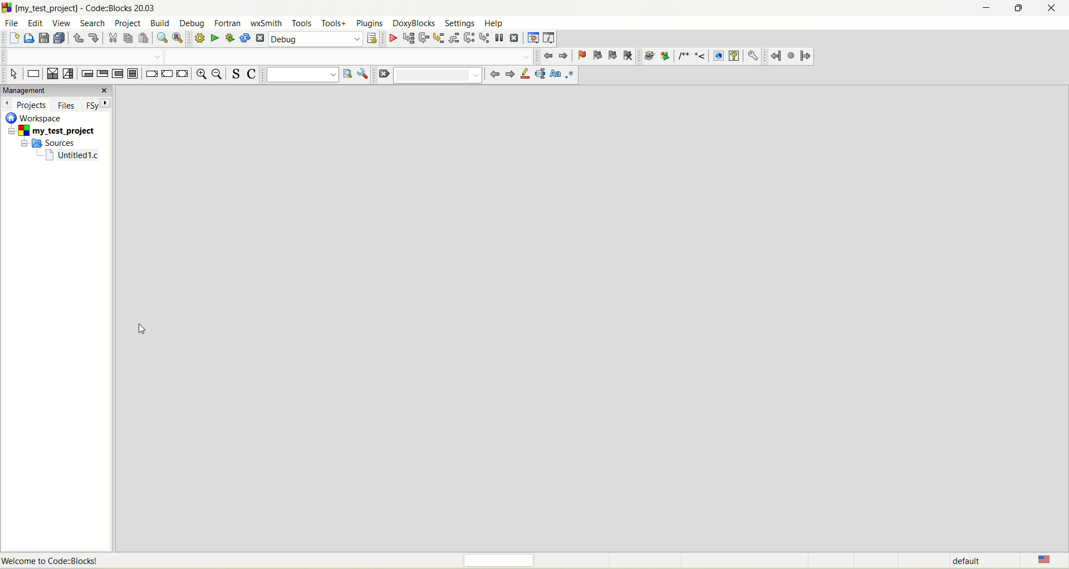  What do you see at coordinates (202, 74) in the screenshot?
I see `zoom in` at bounding box center [202, 74].